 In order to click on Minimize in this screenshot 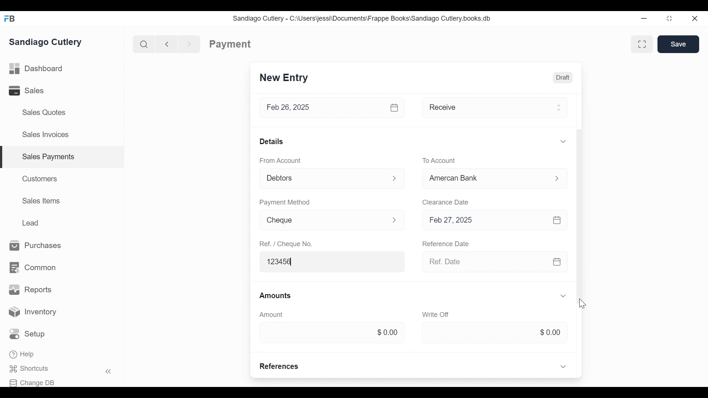, I will do `click(644, 19)`.